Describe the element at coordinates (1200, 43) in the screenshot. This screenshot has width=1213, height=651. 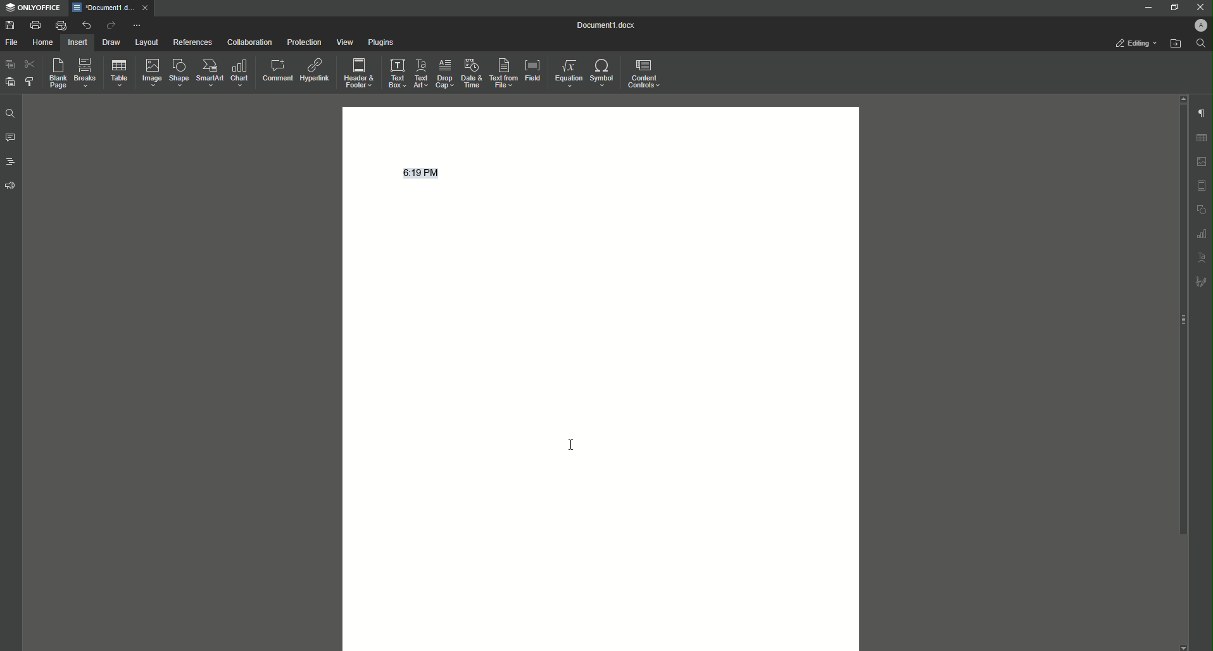
I see `Find` at that location.